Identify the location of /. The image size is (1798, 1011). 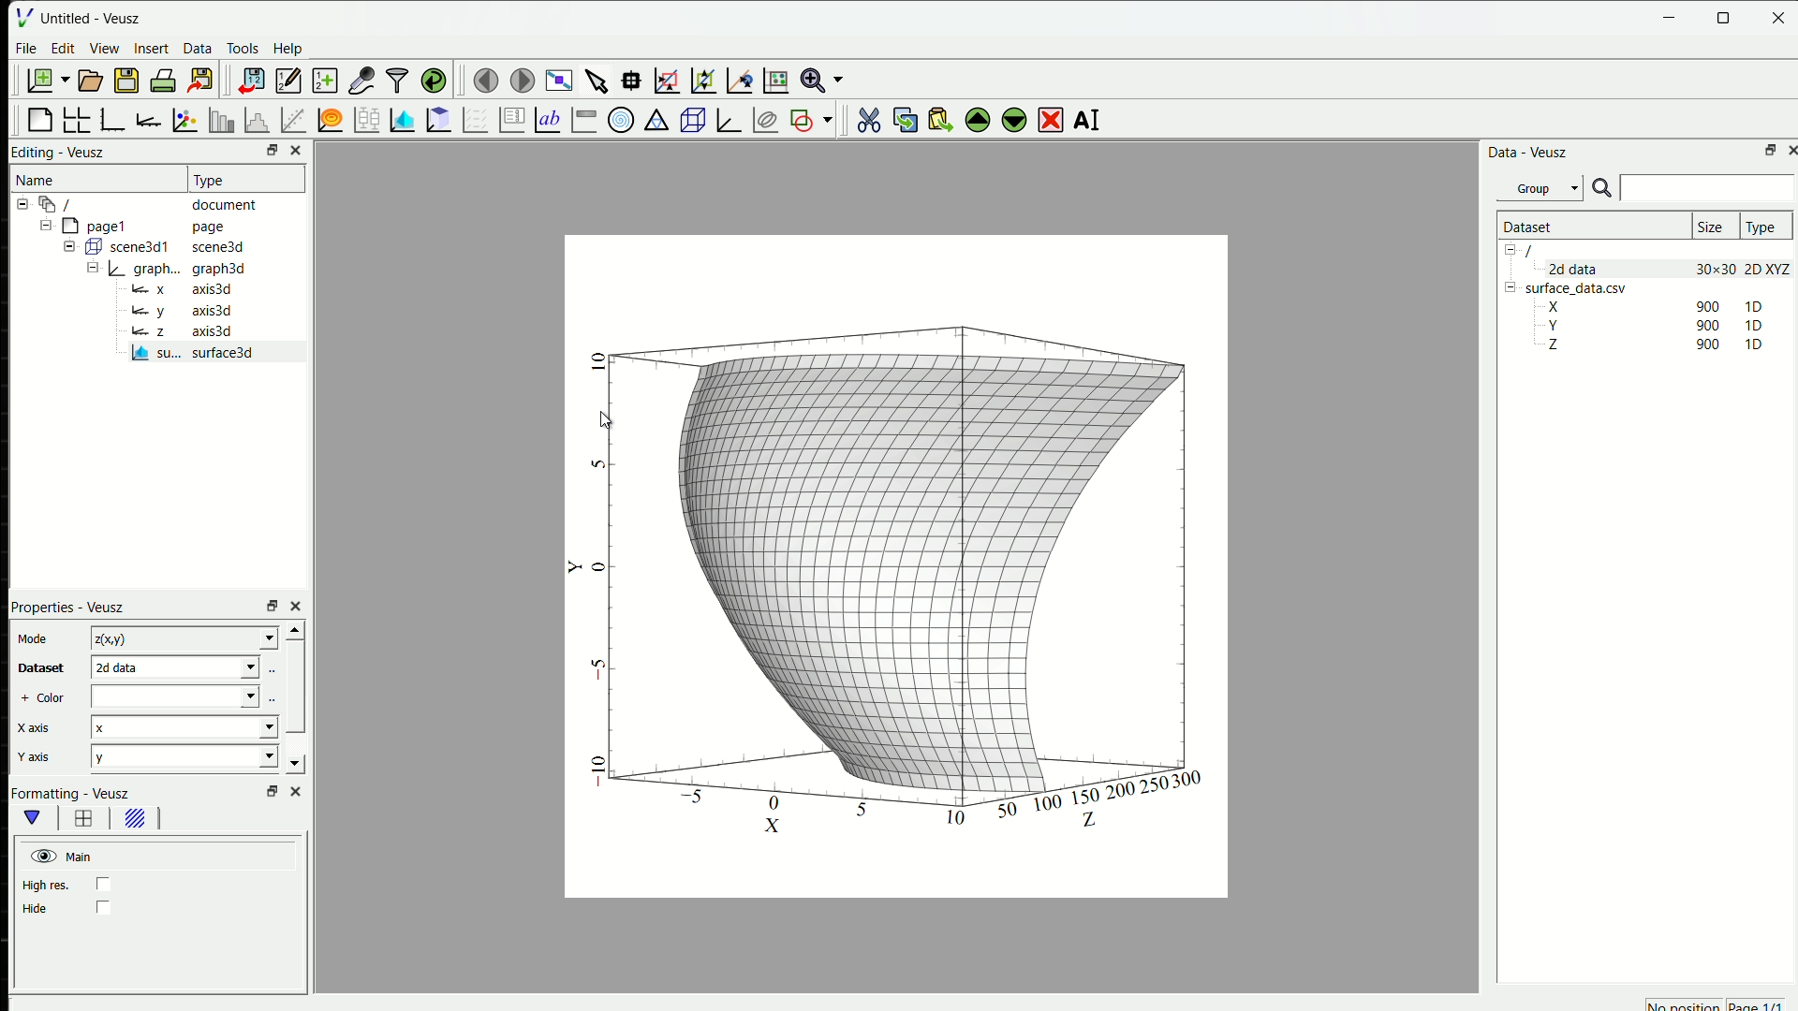
(1531, 251).